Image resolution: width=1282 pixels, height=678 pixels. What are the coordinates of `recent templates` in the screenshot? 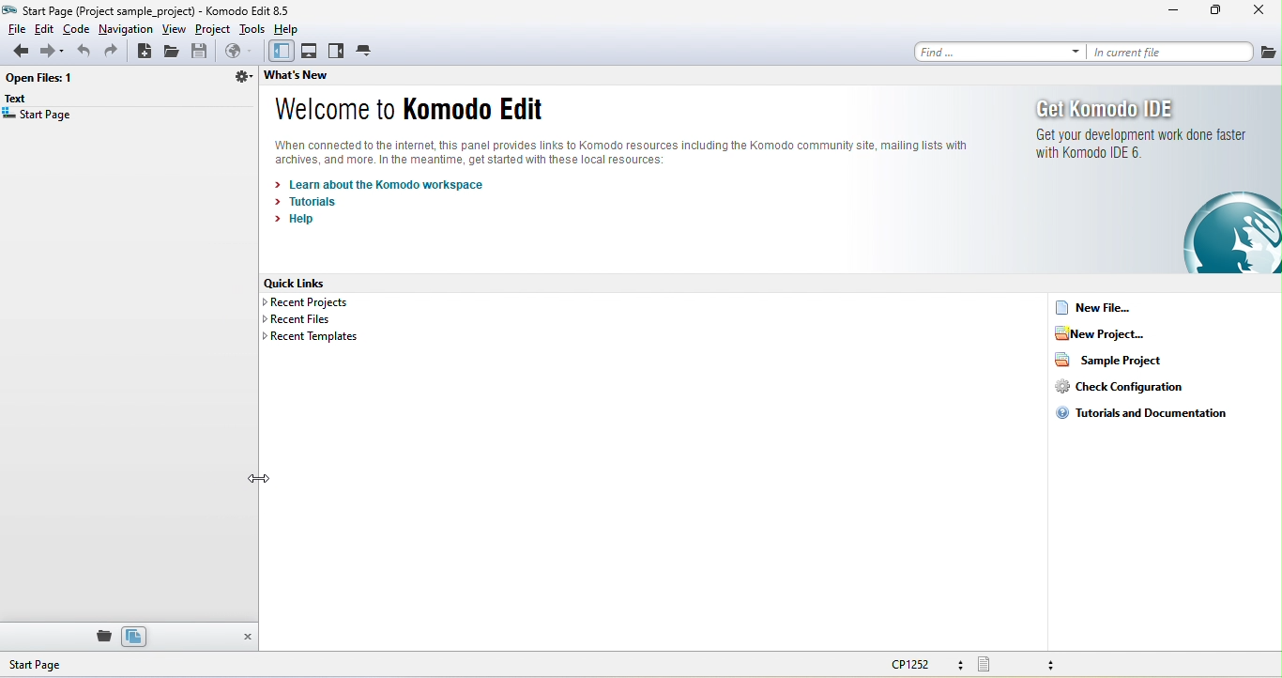 It's located at (310, 338).